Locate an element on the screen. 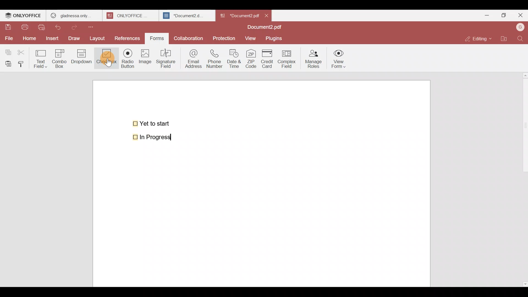 This screenshot has height=297, width=528. Close is located at coordinates (520, 16).